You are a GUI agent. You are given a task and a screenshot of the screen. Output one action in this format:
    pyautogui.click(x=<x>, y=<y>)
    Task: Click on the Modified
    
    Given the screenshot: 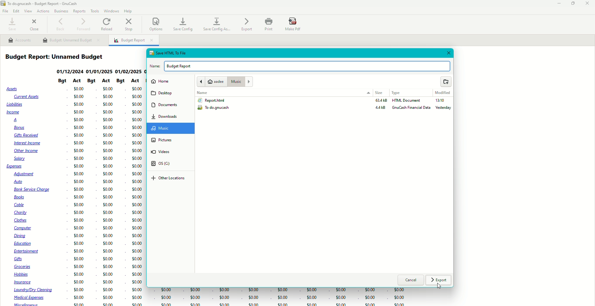 What is the action you would take?
    pyautogui.click(x=442, y=93)
    